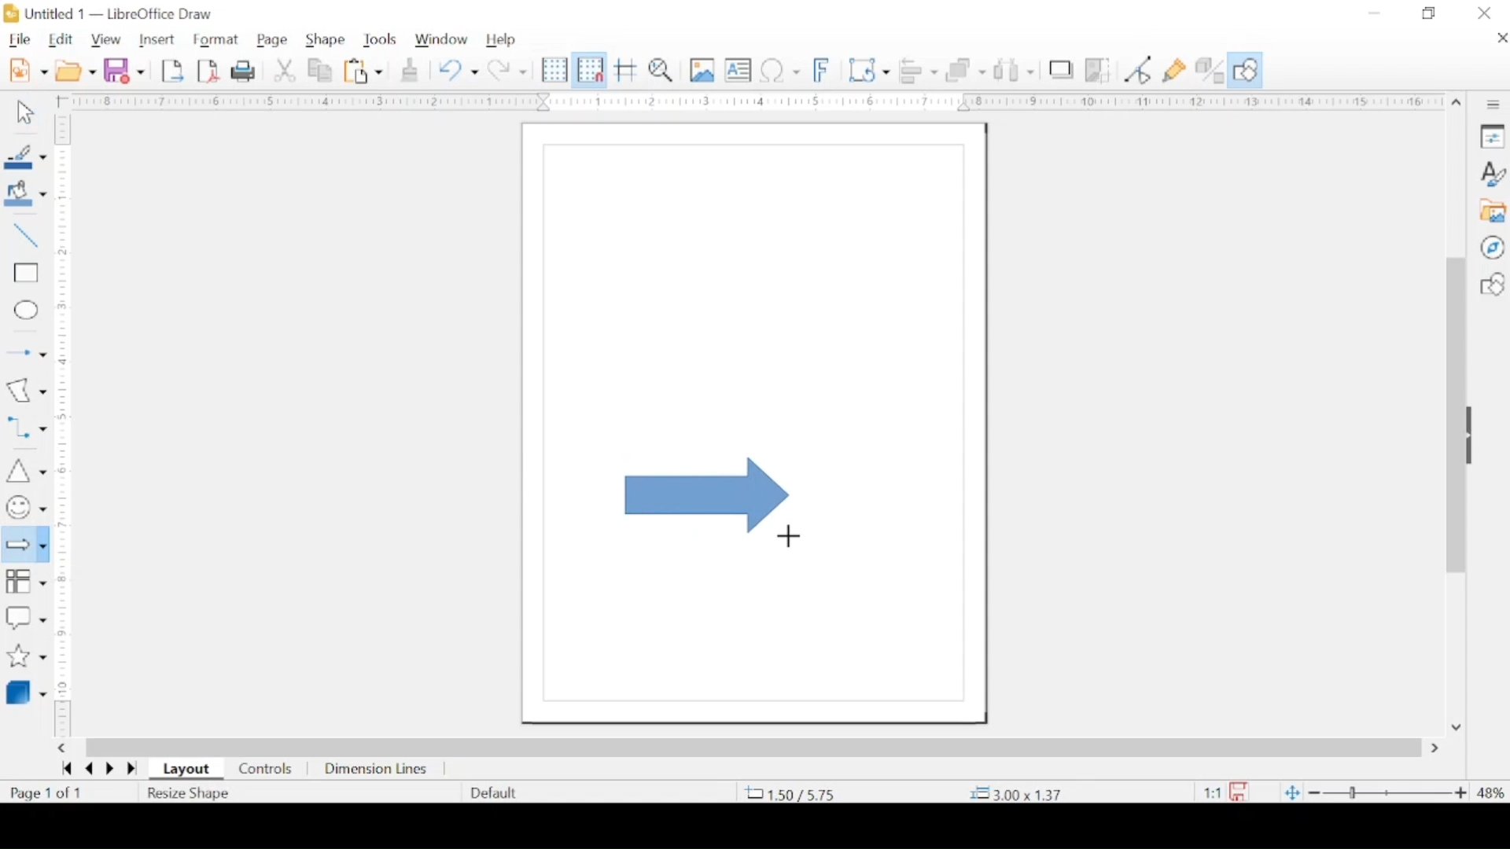 This screenshot has width=1510, height=849. What do you see at coordinates (66, 769) in the screenshot?
I see `first` at bounding box center [66, 769].